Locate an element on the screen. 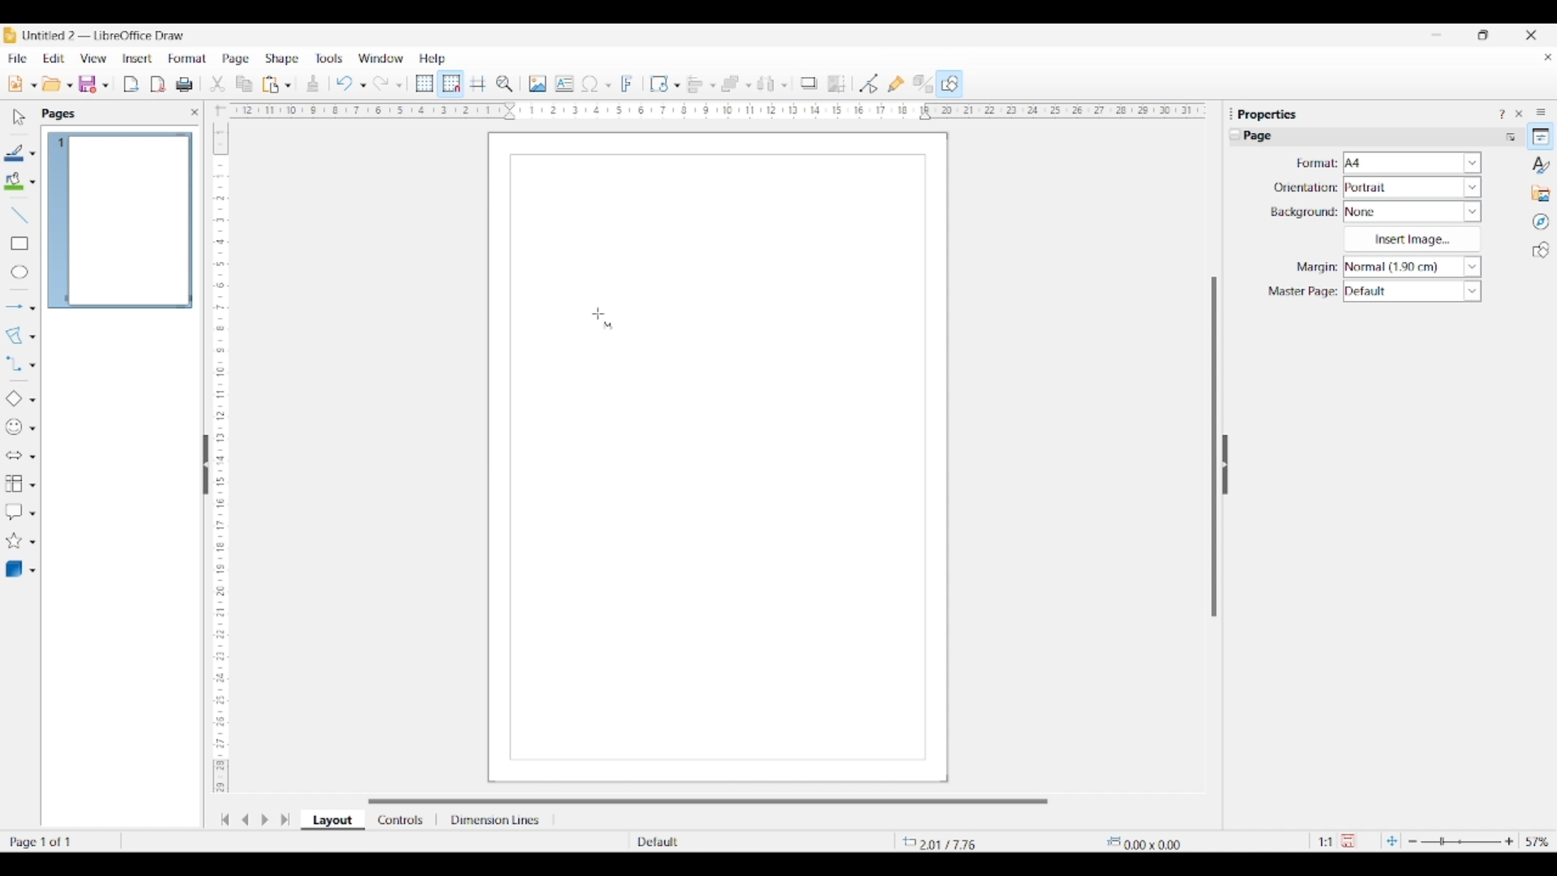 This screenshot has height=876, width=1557. Selected callout shape is located at coordinates (14, 512).